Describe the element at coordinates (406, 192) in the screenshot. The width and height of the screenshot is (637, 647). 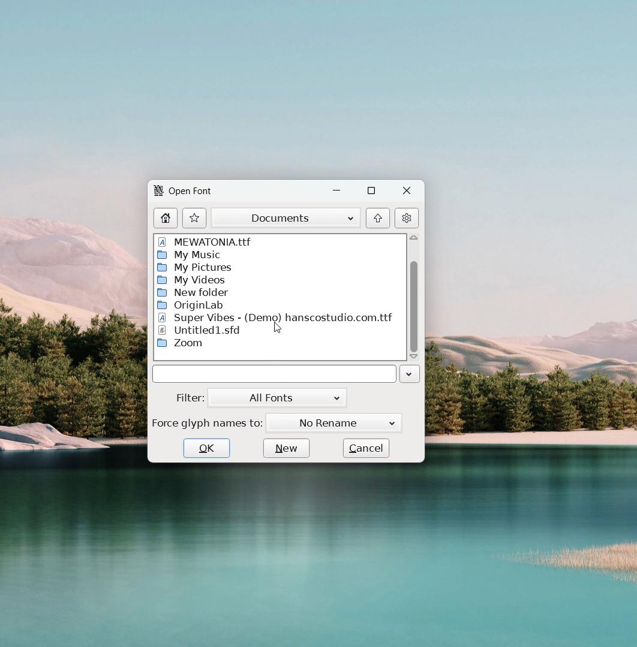
I see `close` at that location.